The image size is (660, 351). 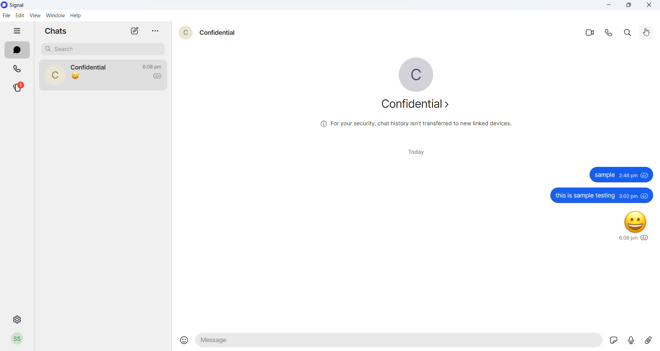 I want to click on hide, so click(x=17, y=30).